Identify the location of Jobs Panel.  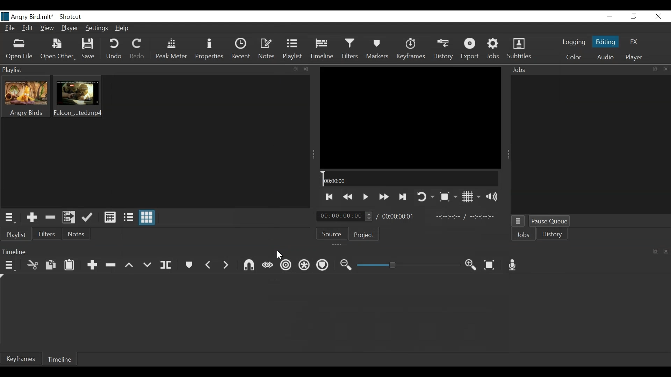
(589, 69).